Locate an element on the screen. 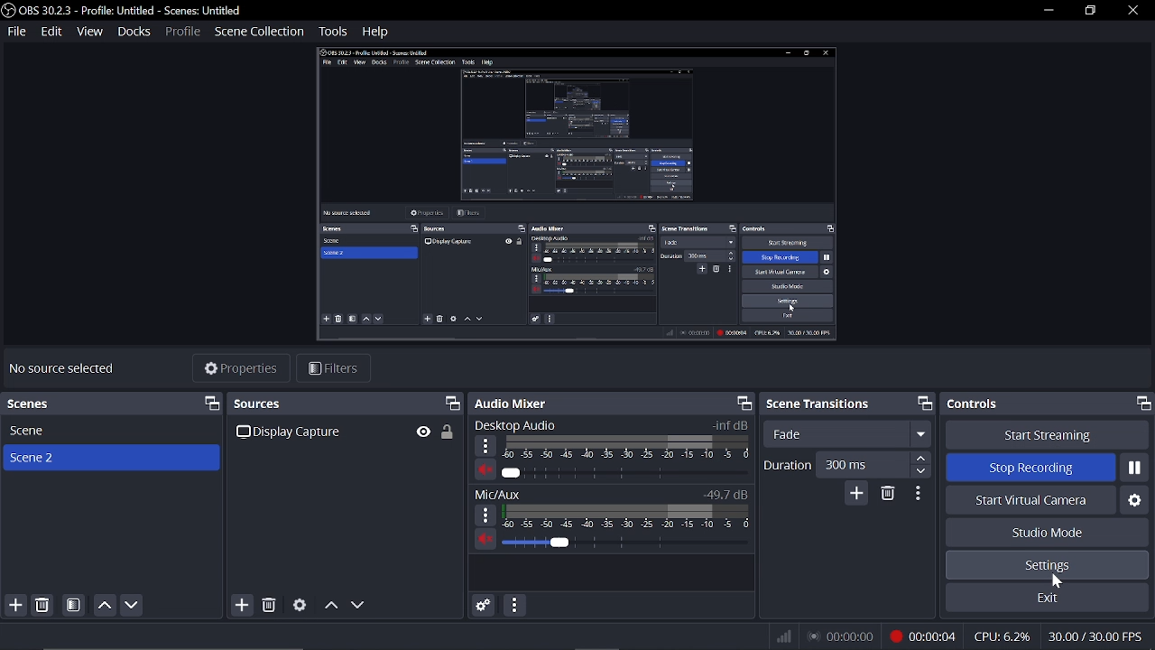 The height and width of the screenshot is (650, 1155). stop recording is located at coordinates (1046, 469).